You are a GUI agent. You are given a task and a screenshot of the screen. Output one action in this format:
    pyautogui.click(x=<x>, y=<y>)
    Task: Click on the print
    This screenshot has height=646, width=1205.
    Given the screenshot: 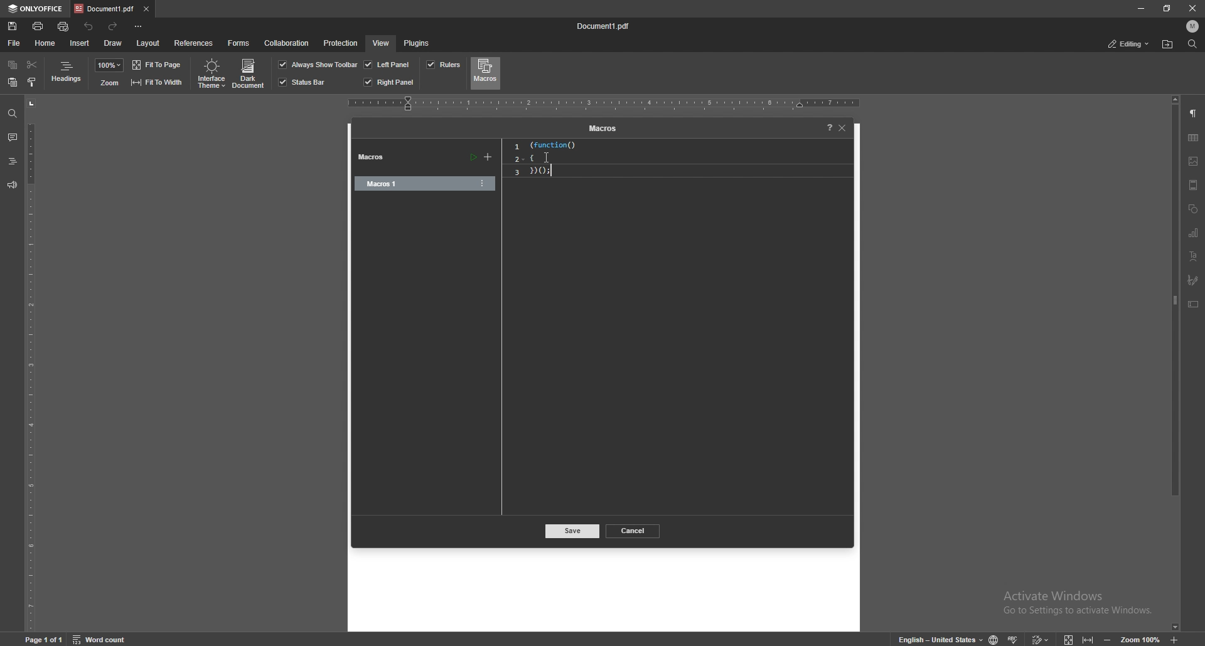 What is the action you would take?
    pyautogui.click(x=38, y=25)
    